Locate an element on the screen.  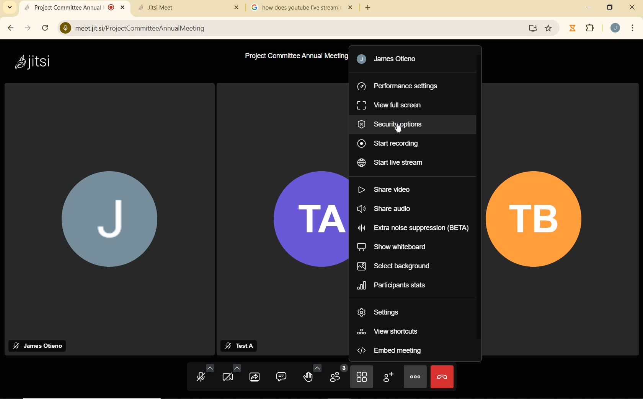
MINIMIZE is located at coordinates (590, 8).